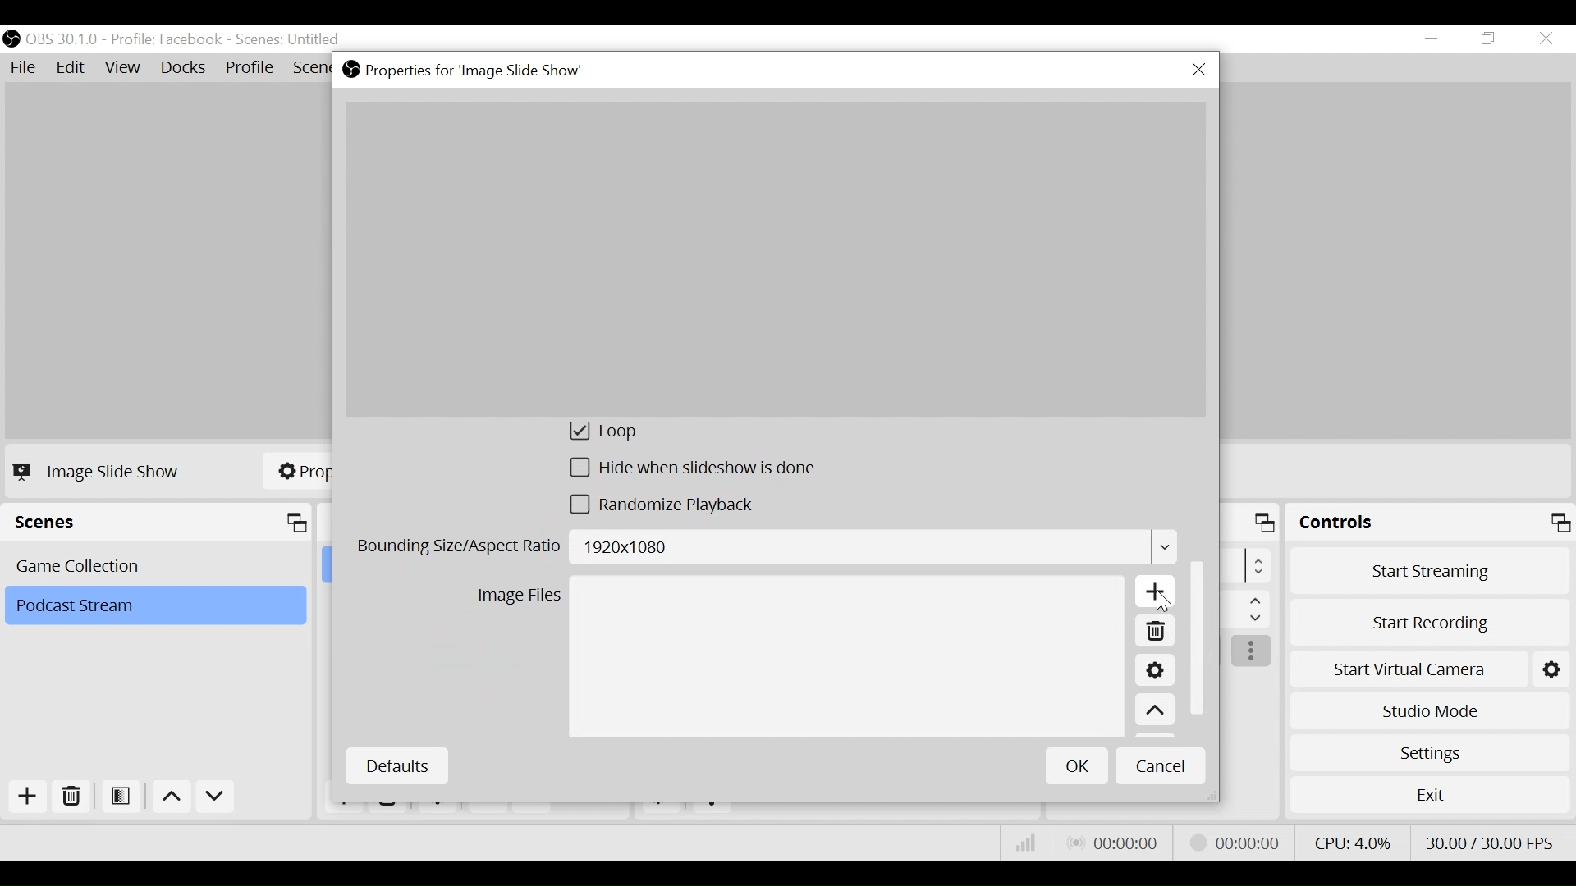  Describe the element at coordinates (1490, 39) in the screenshot. I see `Restore` at that location.